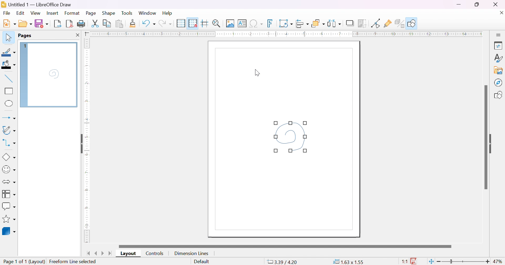 This screenshot has width=505, height=265. I want to click on insert image, so click(230, 23).